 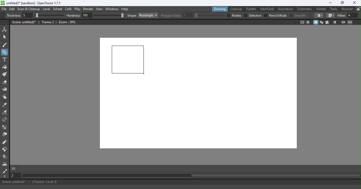 What do you see at coordinates (109, 15) in the screenshot?
I see `slider` at bounding box center [109, 15].